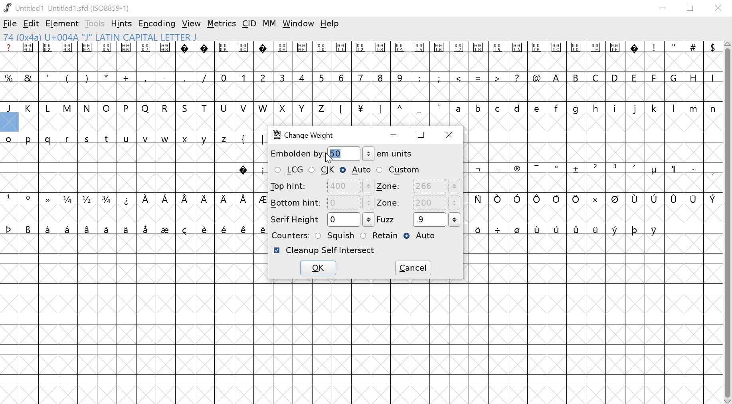 This screenshot has height=404, width=732. Describe the element at coordinates (19, 198) in the screenshot. I see `superscript numbers` at that location.